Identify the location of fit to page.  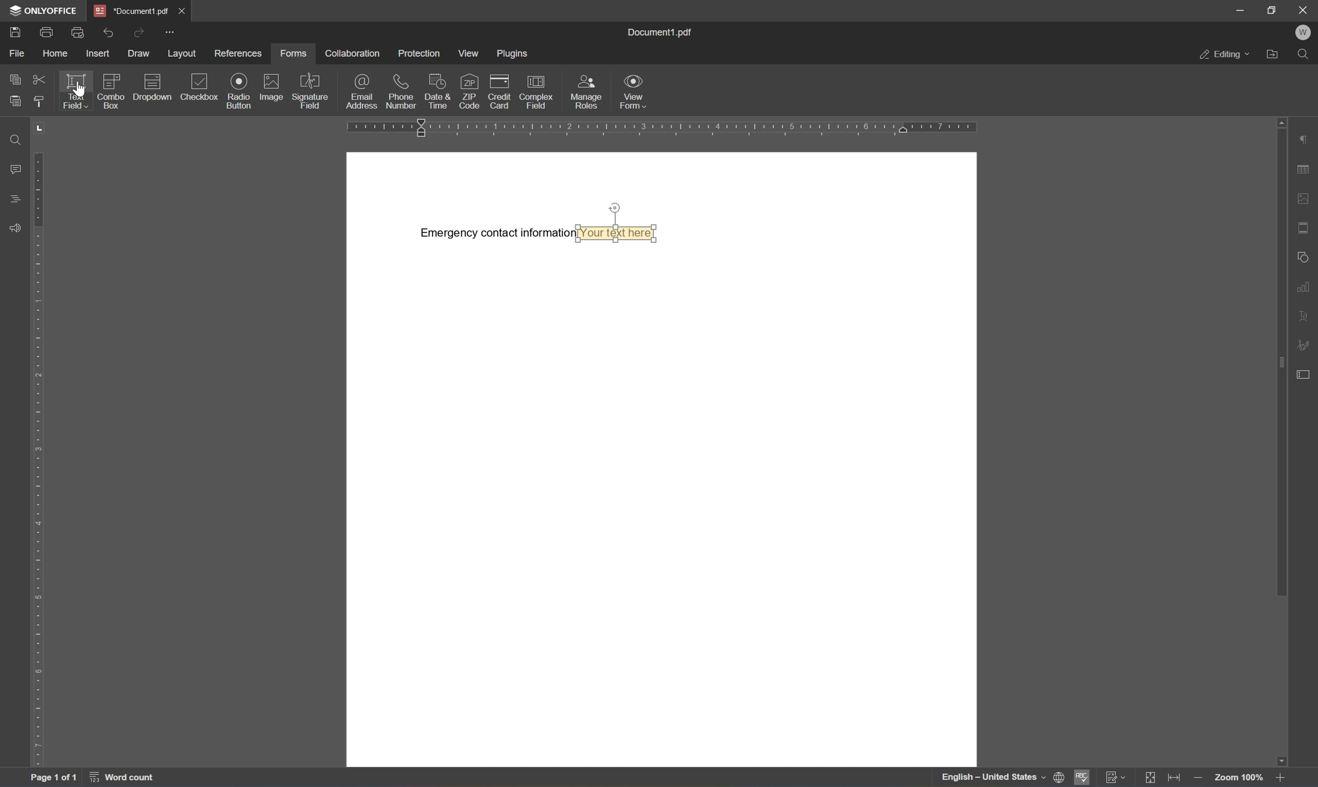
(1152, 776).